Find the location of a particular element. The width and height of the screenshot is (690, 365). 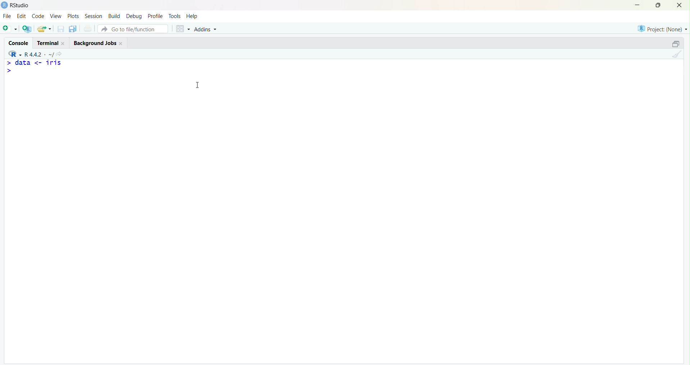

Addins is located at coordinates (206, 28).